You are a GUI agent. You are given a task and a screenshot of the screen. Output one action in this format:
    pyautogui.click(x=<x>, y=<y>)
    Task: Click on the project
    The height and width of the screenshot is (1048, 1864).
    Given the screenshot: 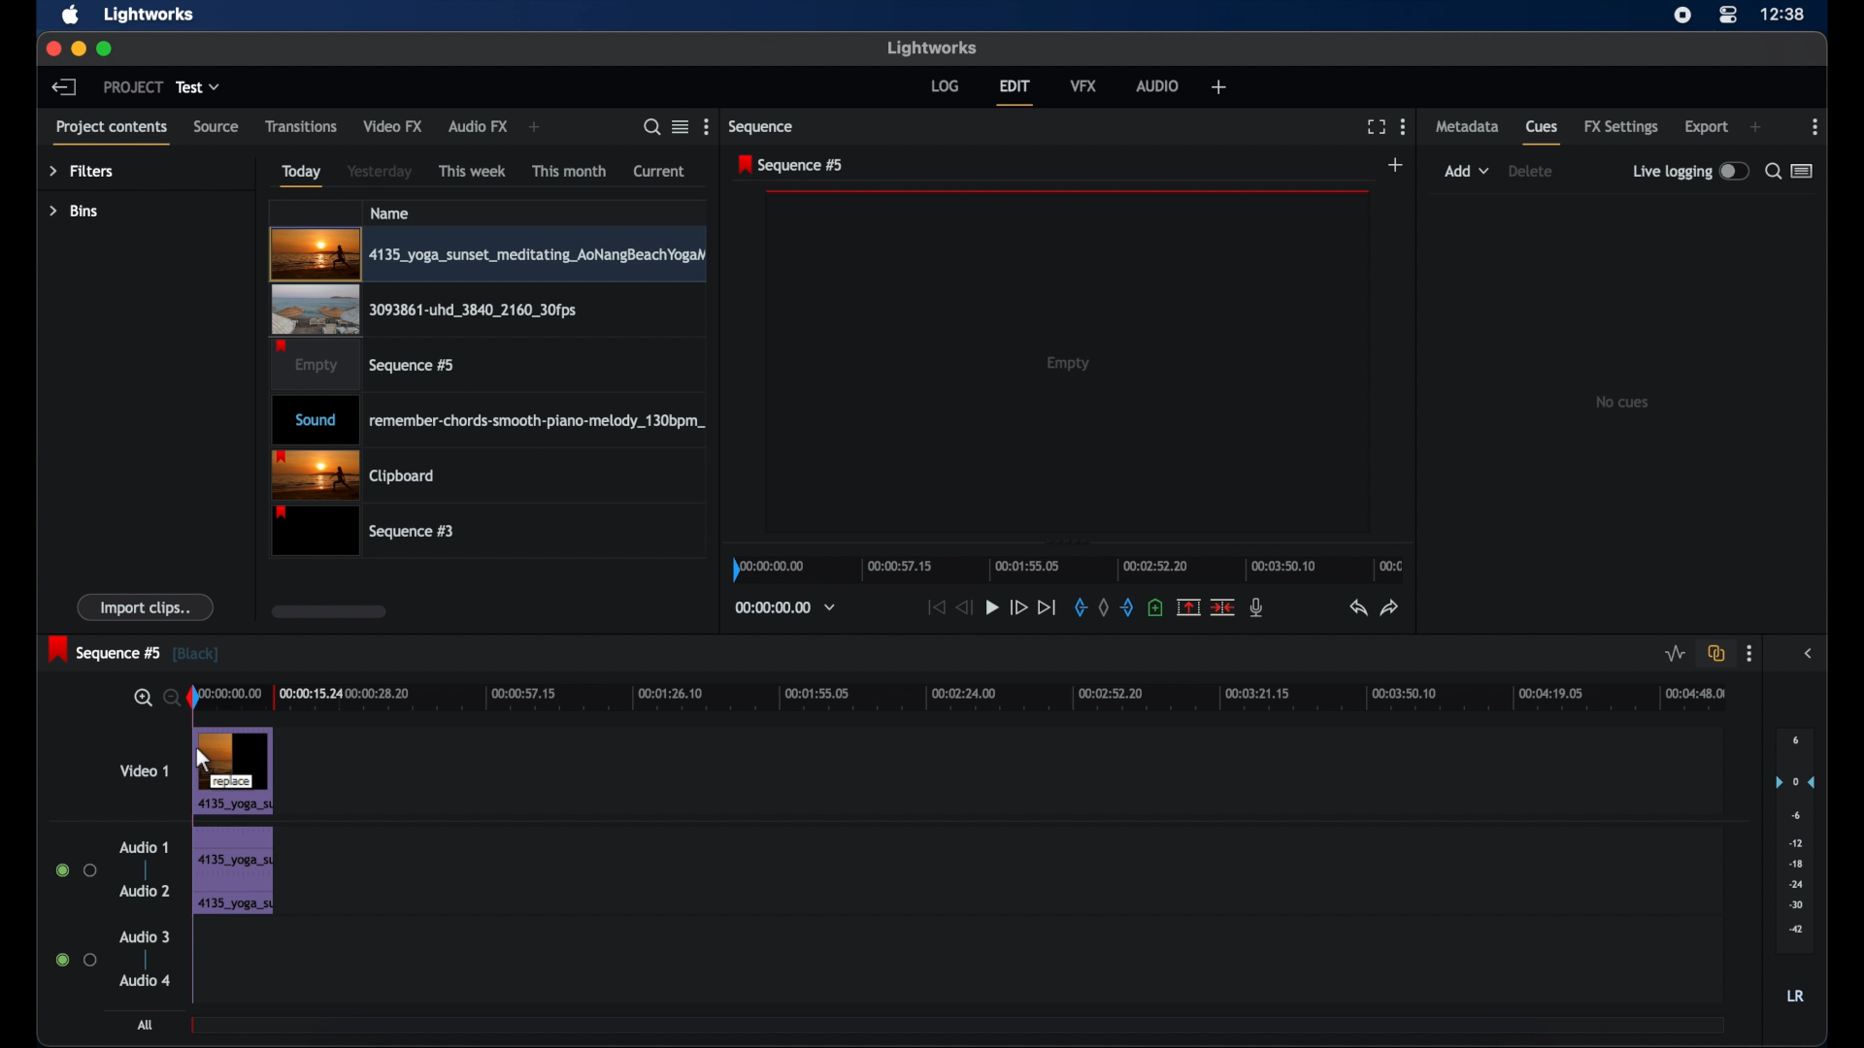 What is the action you would take?
    pyautogui.click(x=130, y=86)
    